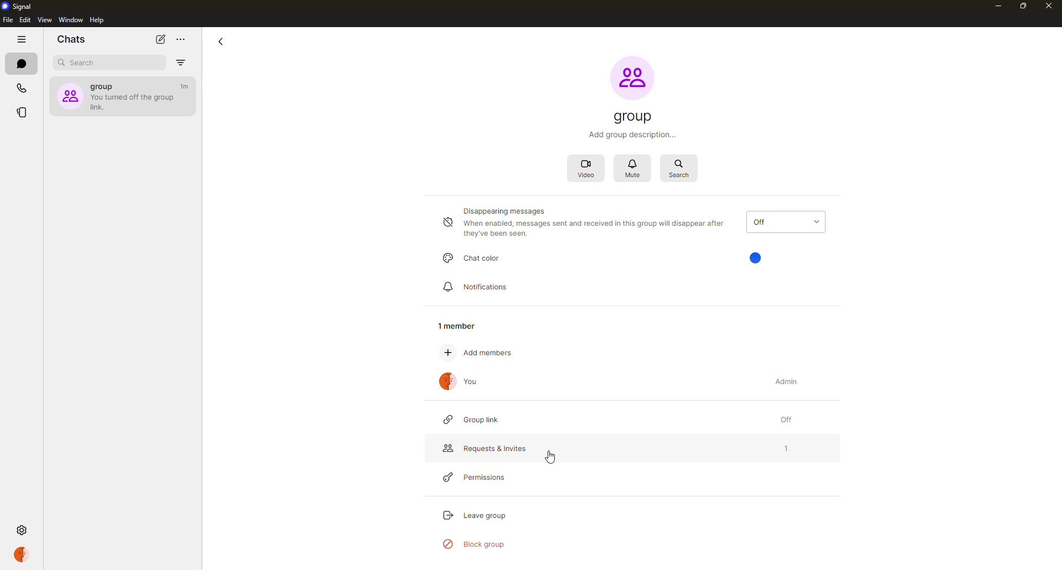 This screenshot has width=1062, height=570. I want to click on permissions, so click(481, 478).